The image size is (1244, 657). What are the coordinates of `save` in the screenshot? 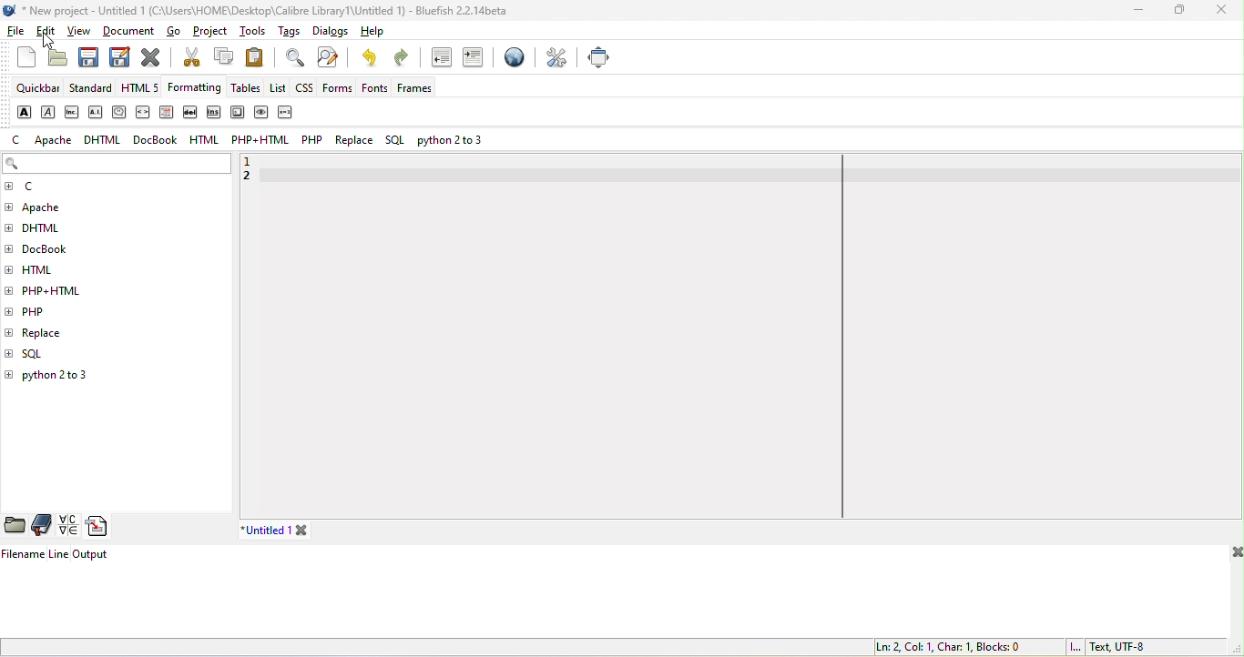 It's located at (88, 57).